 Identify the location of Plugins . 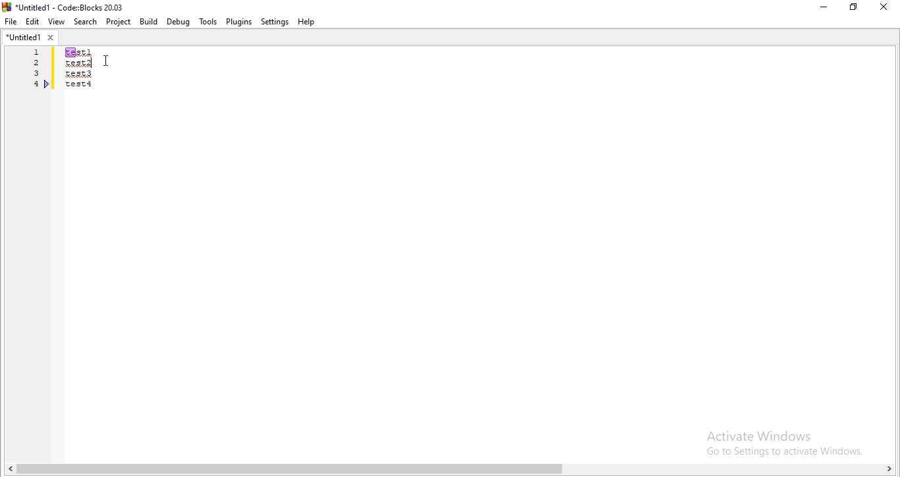
(239, 21).